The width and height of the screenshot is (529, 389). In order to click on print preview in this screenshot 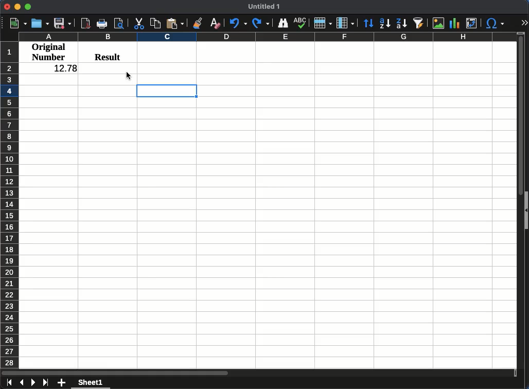, I will do `click(120, 24)`.